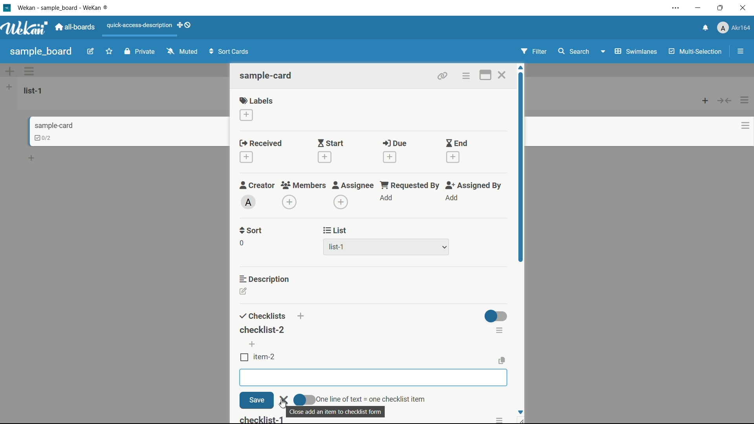 This screenshot has width=754, height=424. Describe the element at coordinates (371, 397) in the screenshot. I see `text` at that location.